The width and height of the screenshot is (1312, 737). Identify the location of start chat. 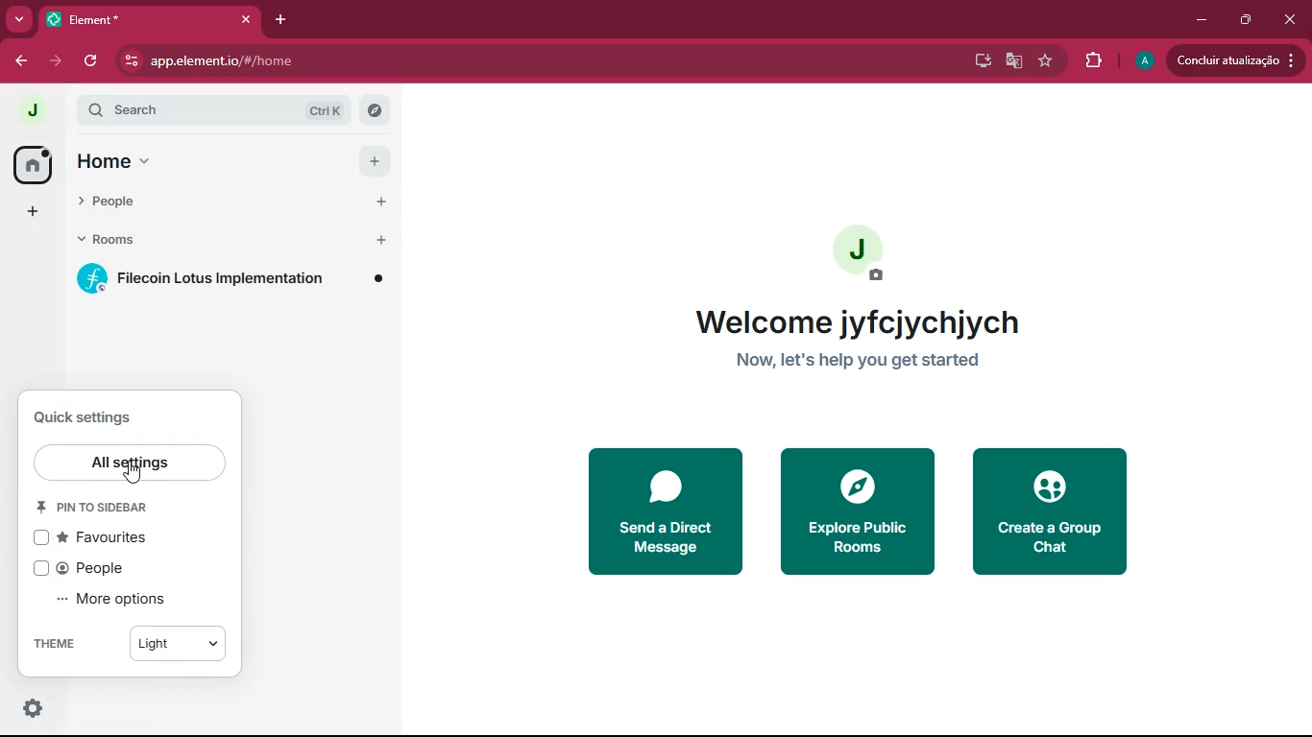
(382, 202).